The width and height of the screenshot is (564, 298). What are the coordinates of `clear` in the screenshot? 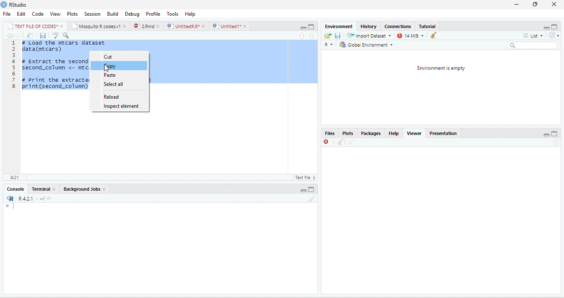 It's located at (312, 199).